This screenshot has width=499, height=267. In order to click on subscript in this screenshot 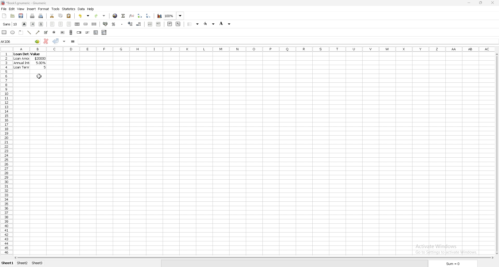, I will do `click(178, 24)`.